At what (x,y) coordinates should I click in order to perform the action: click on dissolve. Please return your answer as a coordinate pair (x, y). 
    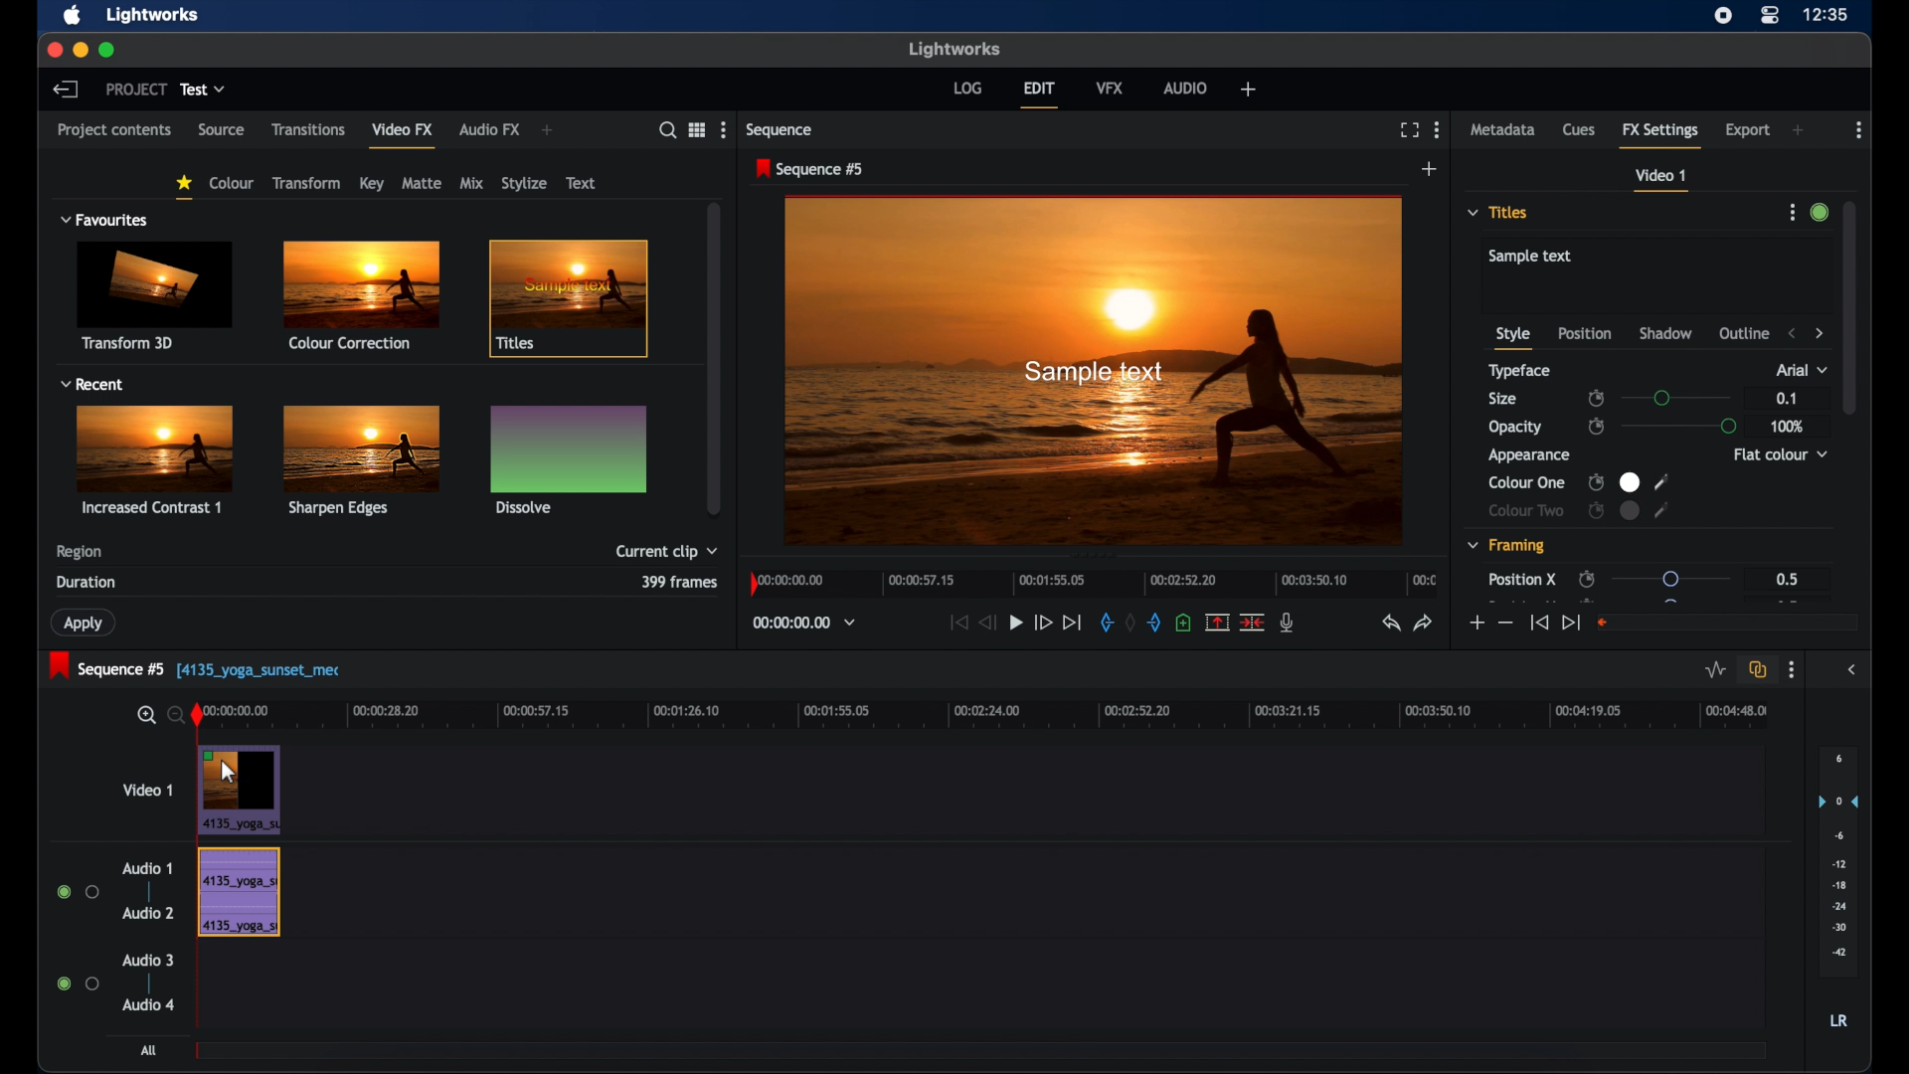
    Looking at the image, I should click on (569, 458).